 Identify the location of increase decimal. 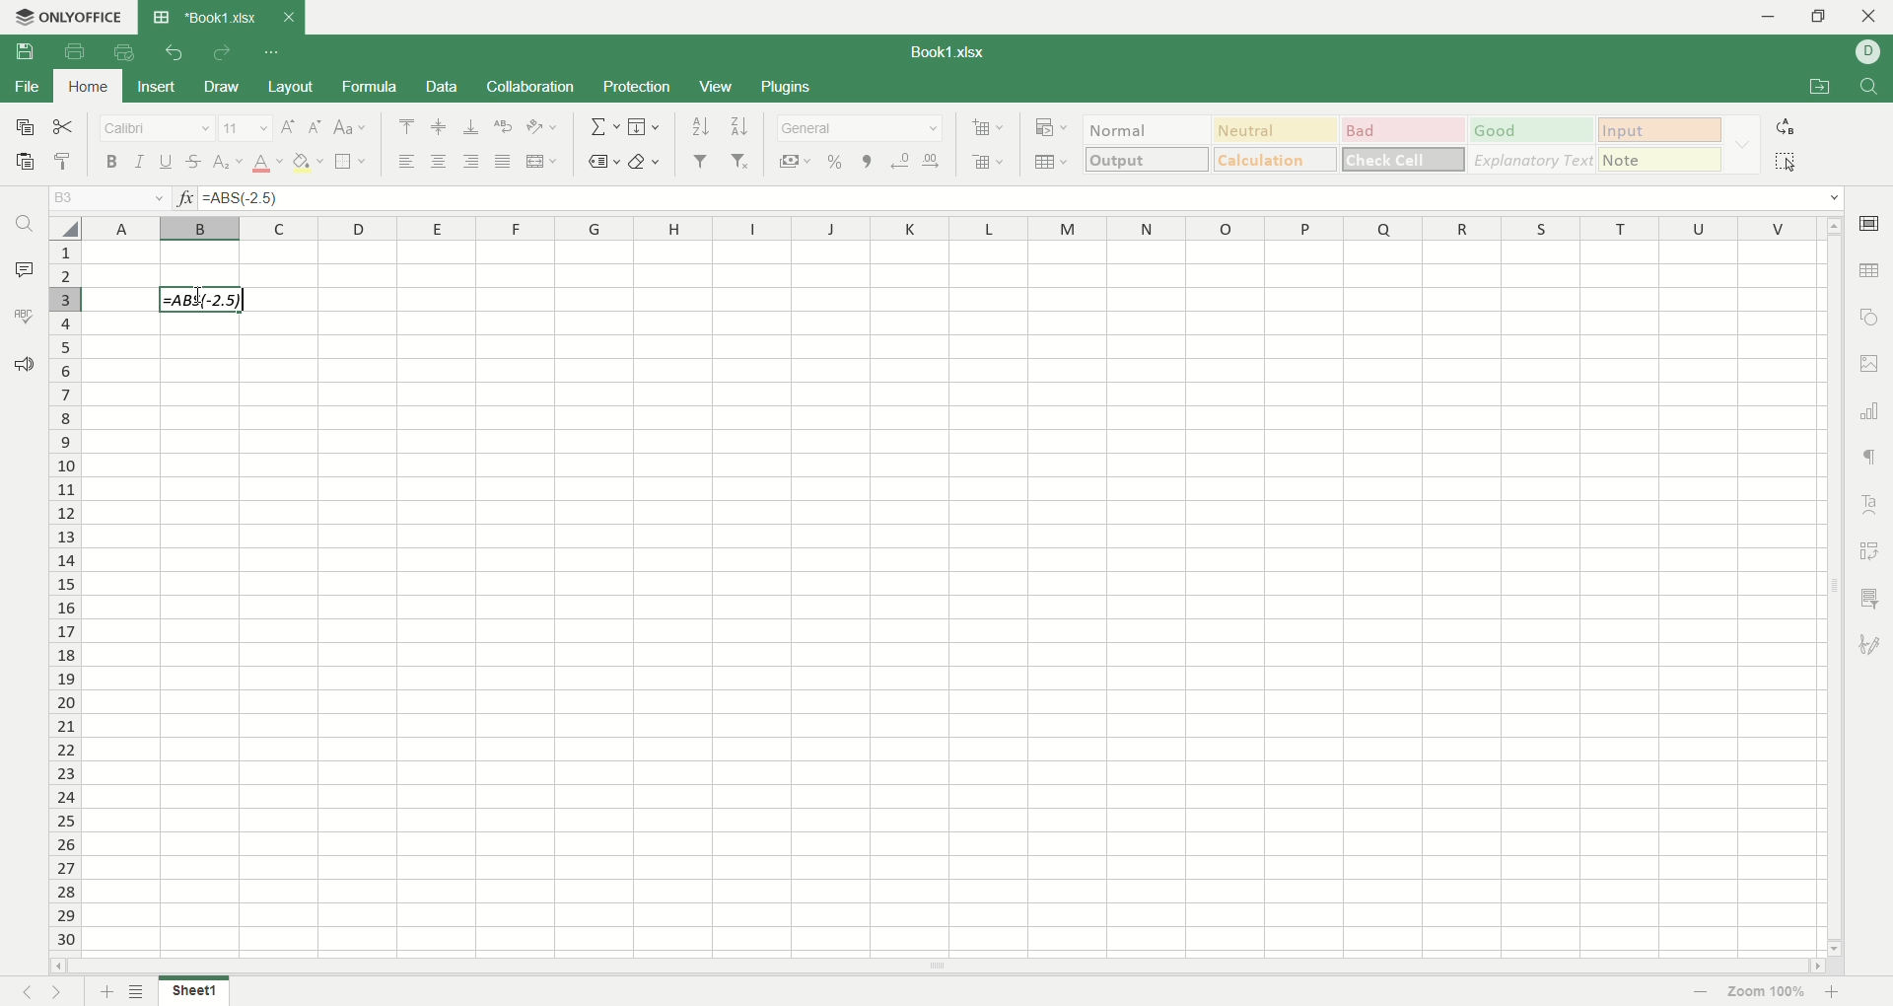
(901, 162).